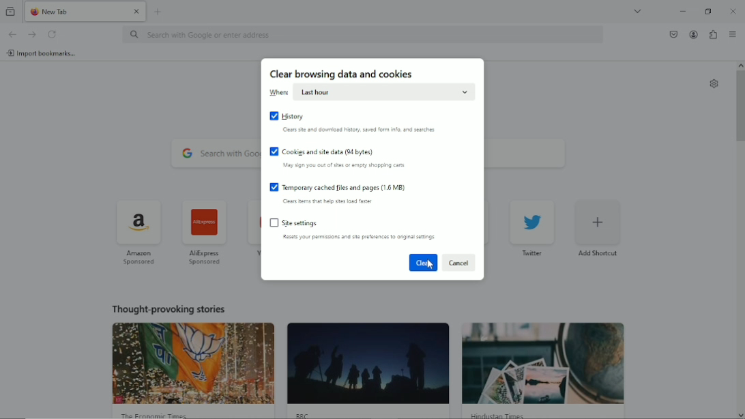 The width and height of the screenshot is (745, 419). I want to click on image, so click(544, 363).